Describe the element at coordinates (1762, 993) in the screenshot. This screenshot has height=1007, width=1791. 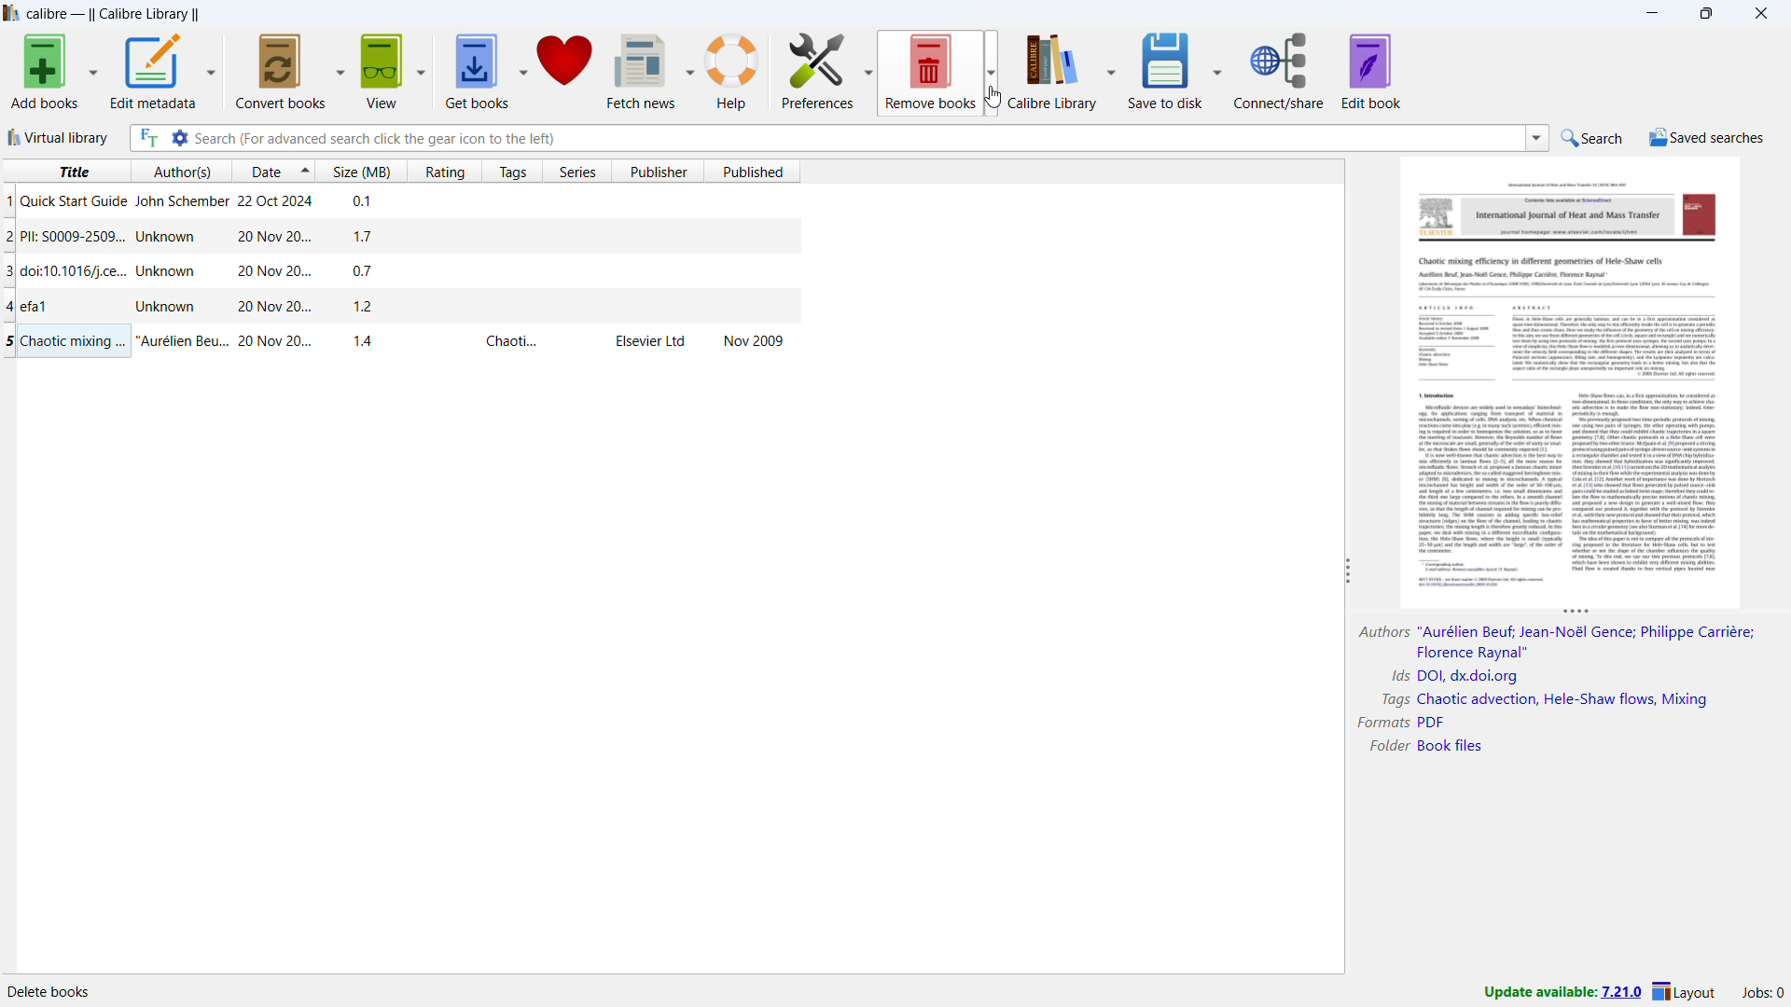
I see `active jobs` at that location.